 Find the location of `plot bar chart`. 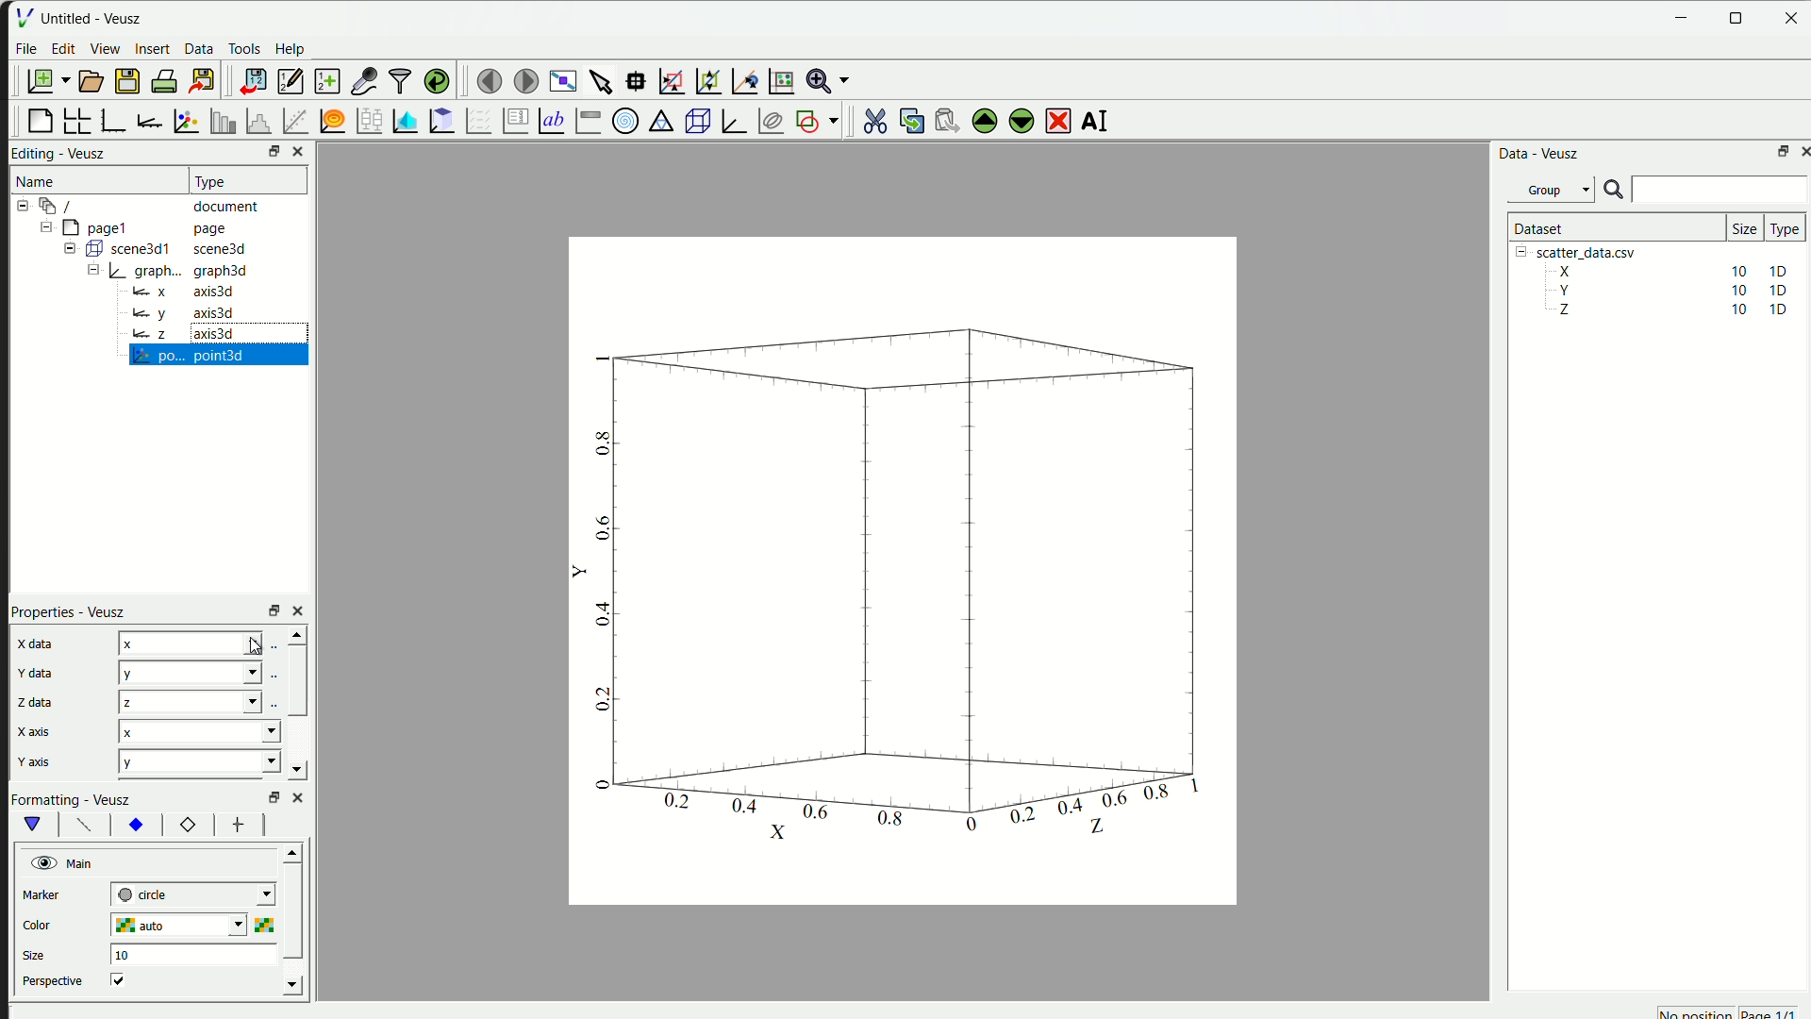

plot bar chart is located at coordinates (217, 121).